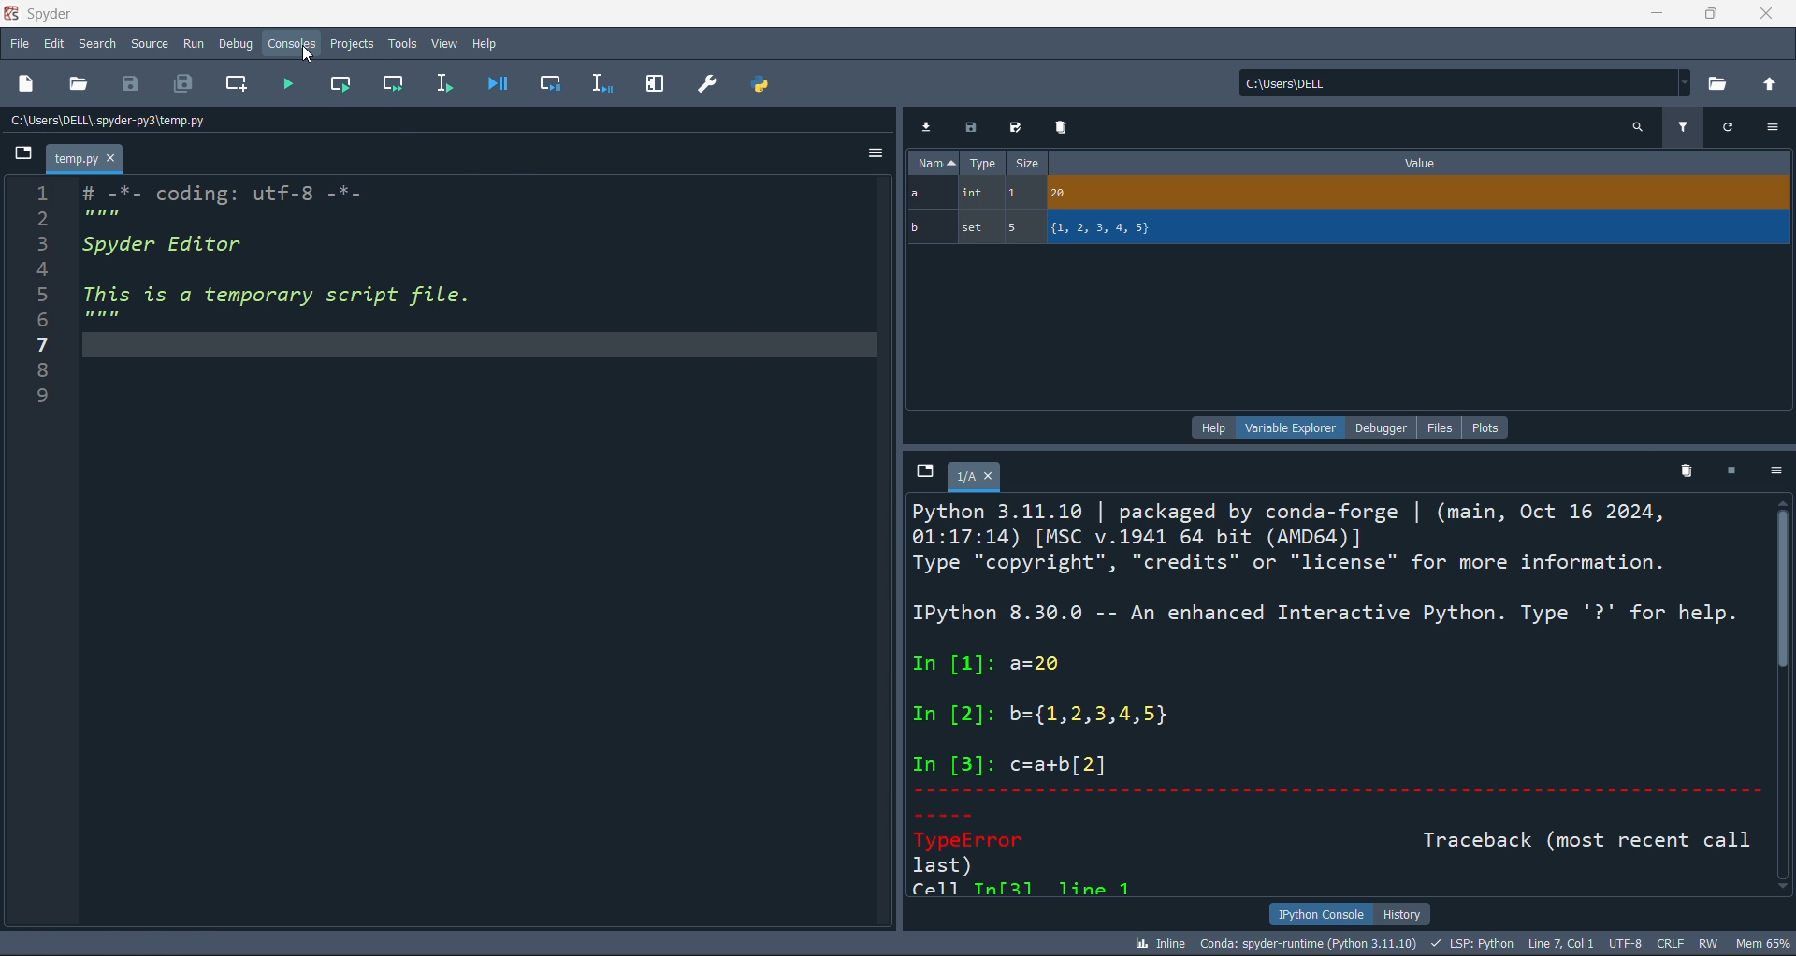 The height and width of the screenshot is (956, 1796). I want to click on debug line, so click(601, 82).